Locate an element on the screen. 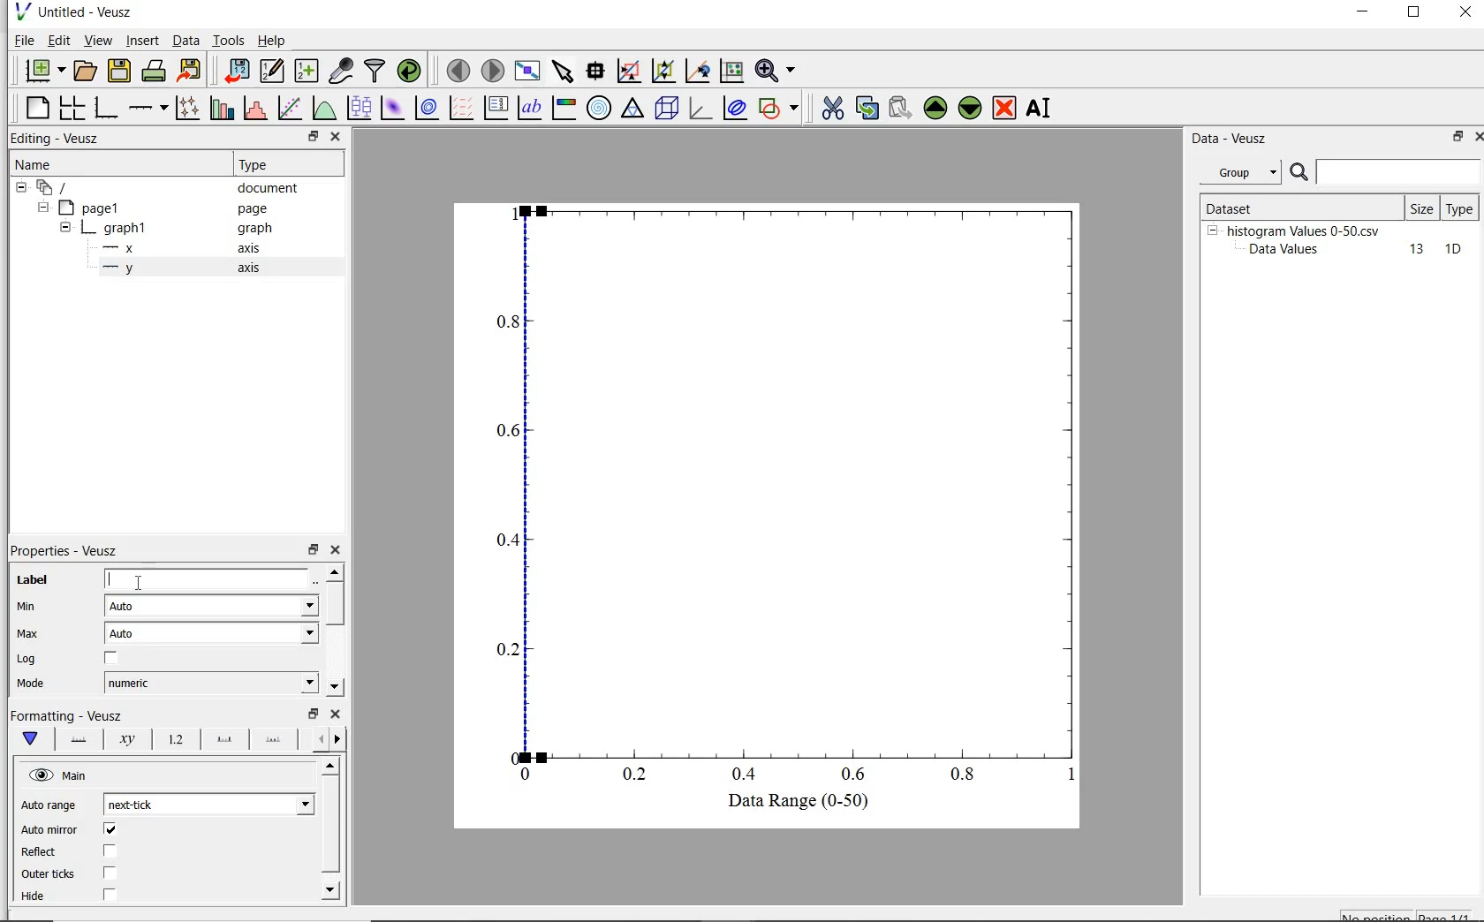 This screenshot has width=1484, height=922. next options is located at coordinates (339, 739).